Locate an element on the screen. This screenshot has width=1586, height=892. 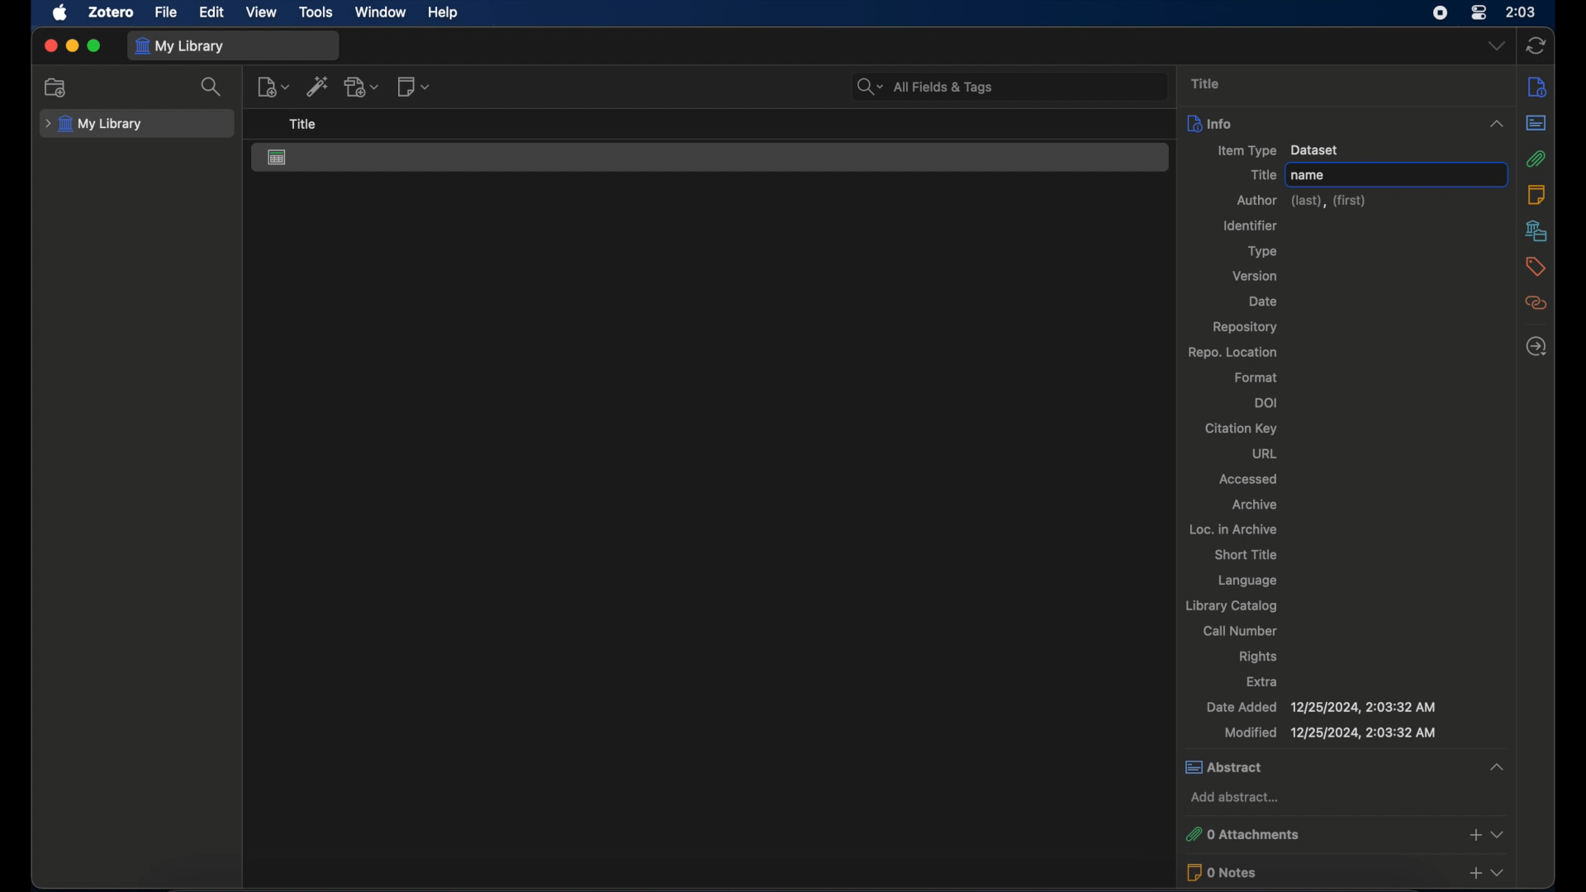
zotero is located at coordinates (111, 12).